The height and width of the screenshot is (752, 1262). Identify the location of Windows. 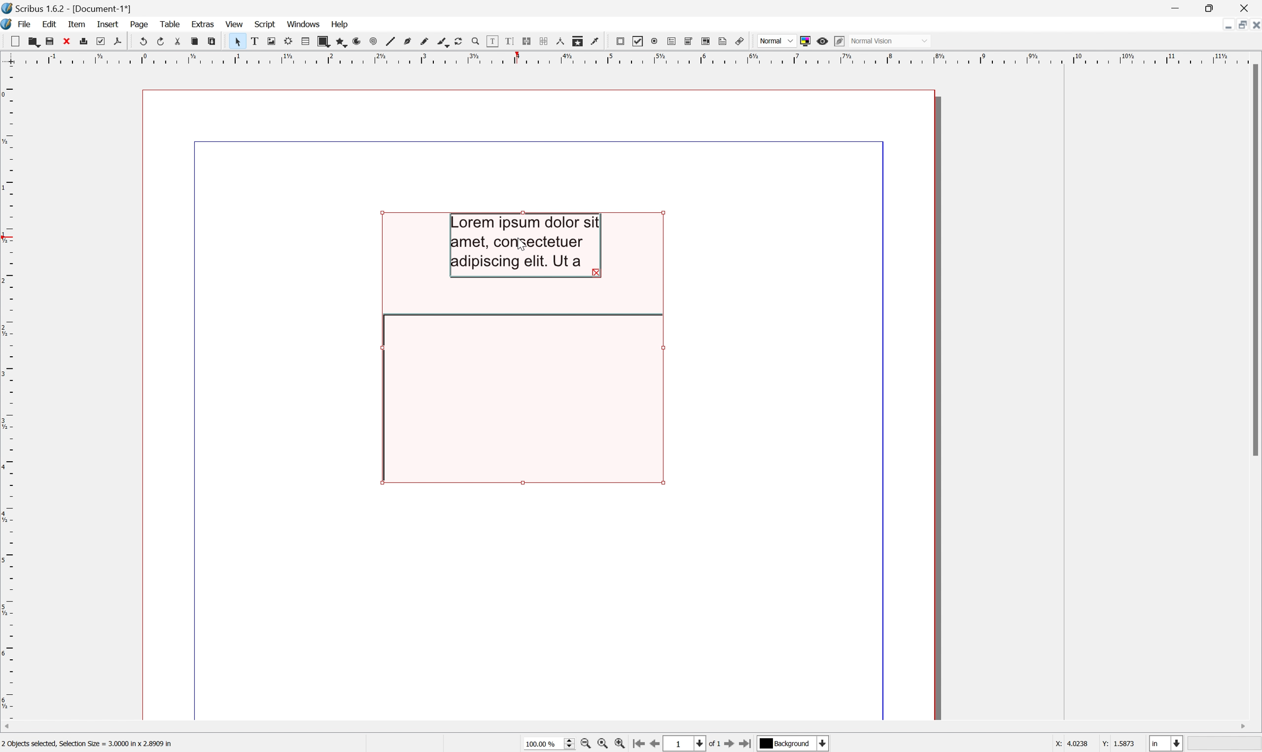
(306, 25).